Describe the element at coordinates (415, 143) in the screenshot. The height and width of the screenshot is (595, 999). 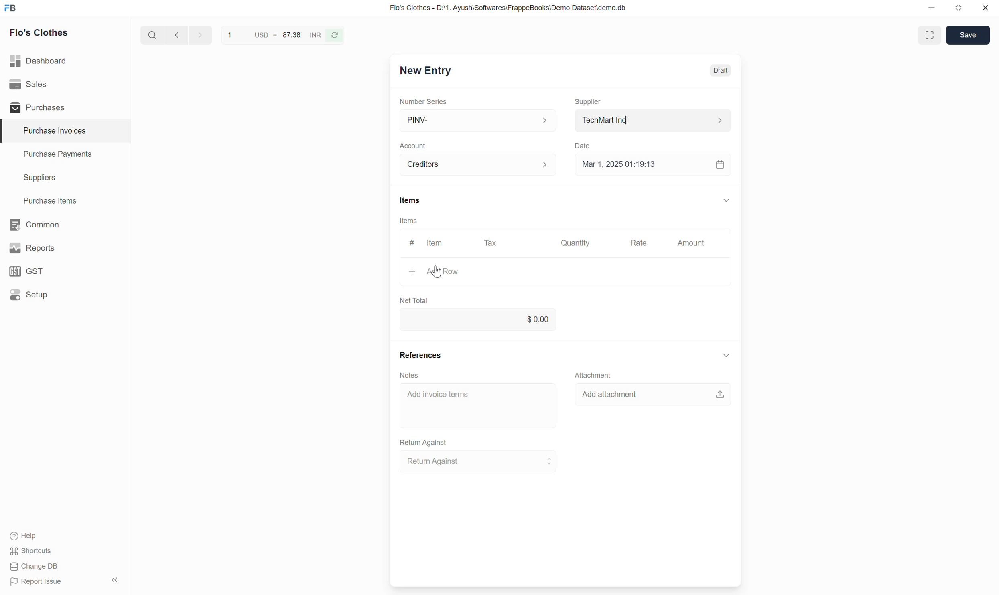
I see `Account` at that location.